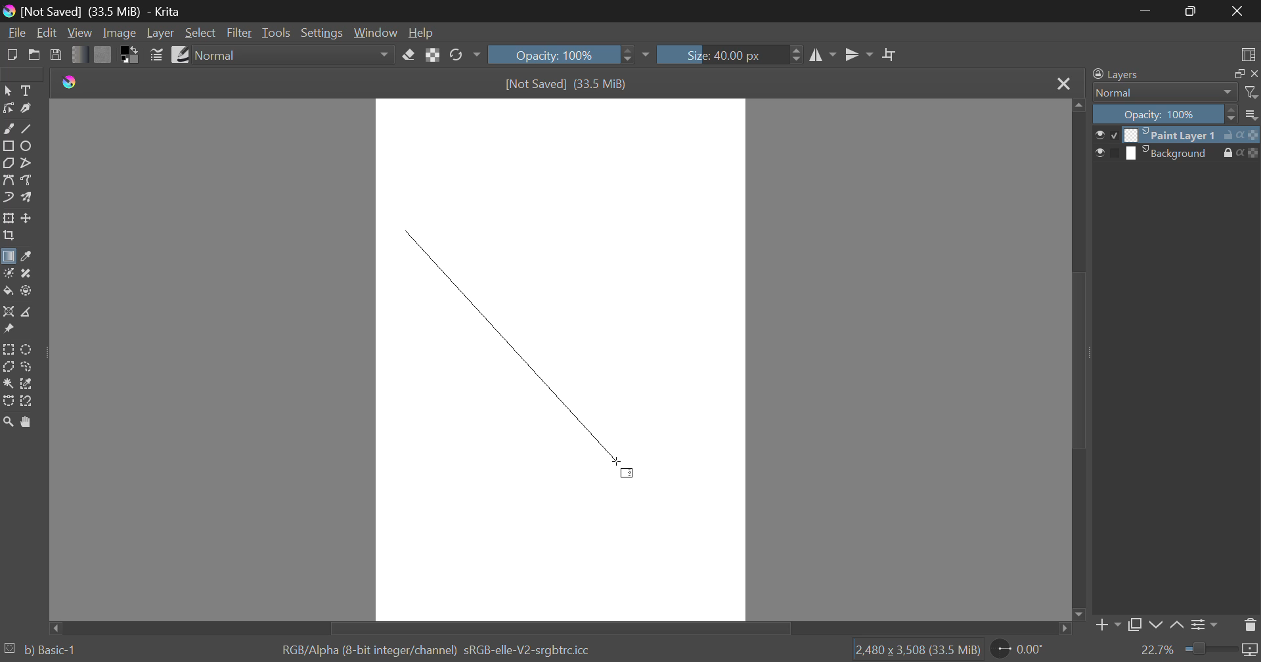 The height and width of the screenshot is (662, 1261). What do you see at coordinates (730, 53) in the screenshot?
I see `Size: 40.00 px` at bounding box center [730, 53].